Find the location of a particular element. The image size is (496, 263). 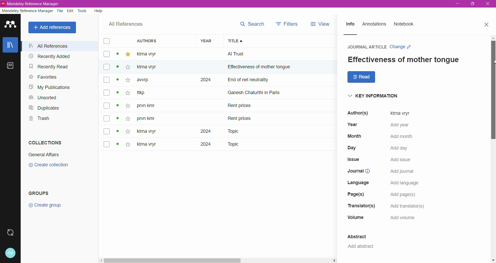

Topic is located at coordinates (230, 131).